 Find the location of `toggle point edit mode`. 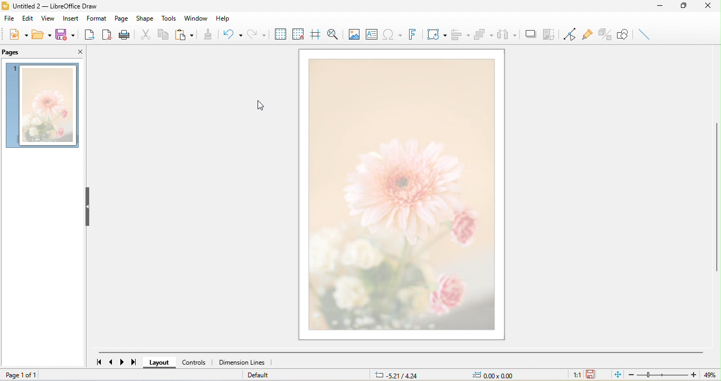

toggle point edit mode is located at coordinates (568, 34).